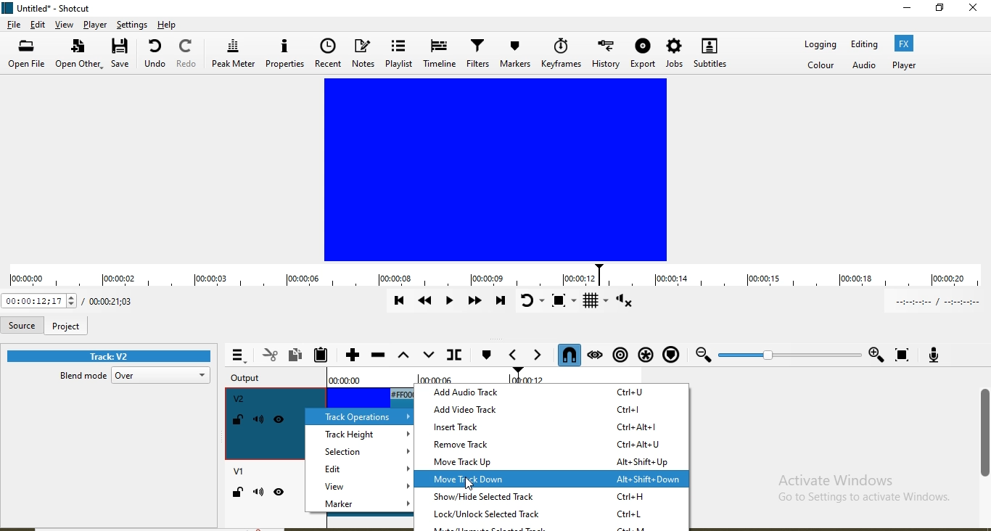  What do you see at coordinates (863, 64) in the screenshot?
I see `Audio` at bounding box center [863, 64].